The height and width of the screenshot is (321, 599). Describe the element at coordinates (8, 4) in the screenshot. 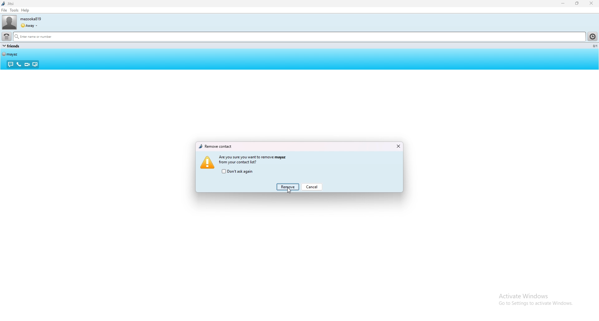

I see `jitsi` at that location.